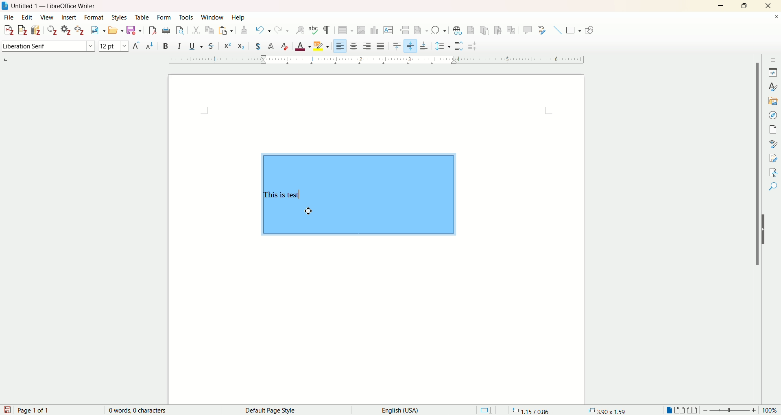 The height and width of the screenshot is (415, 781). What do you see at coordinates (567, 46) in the screenshot?
I see `insert caption` at bounding box center [567, 46].